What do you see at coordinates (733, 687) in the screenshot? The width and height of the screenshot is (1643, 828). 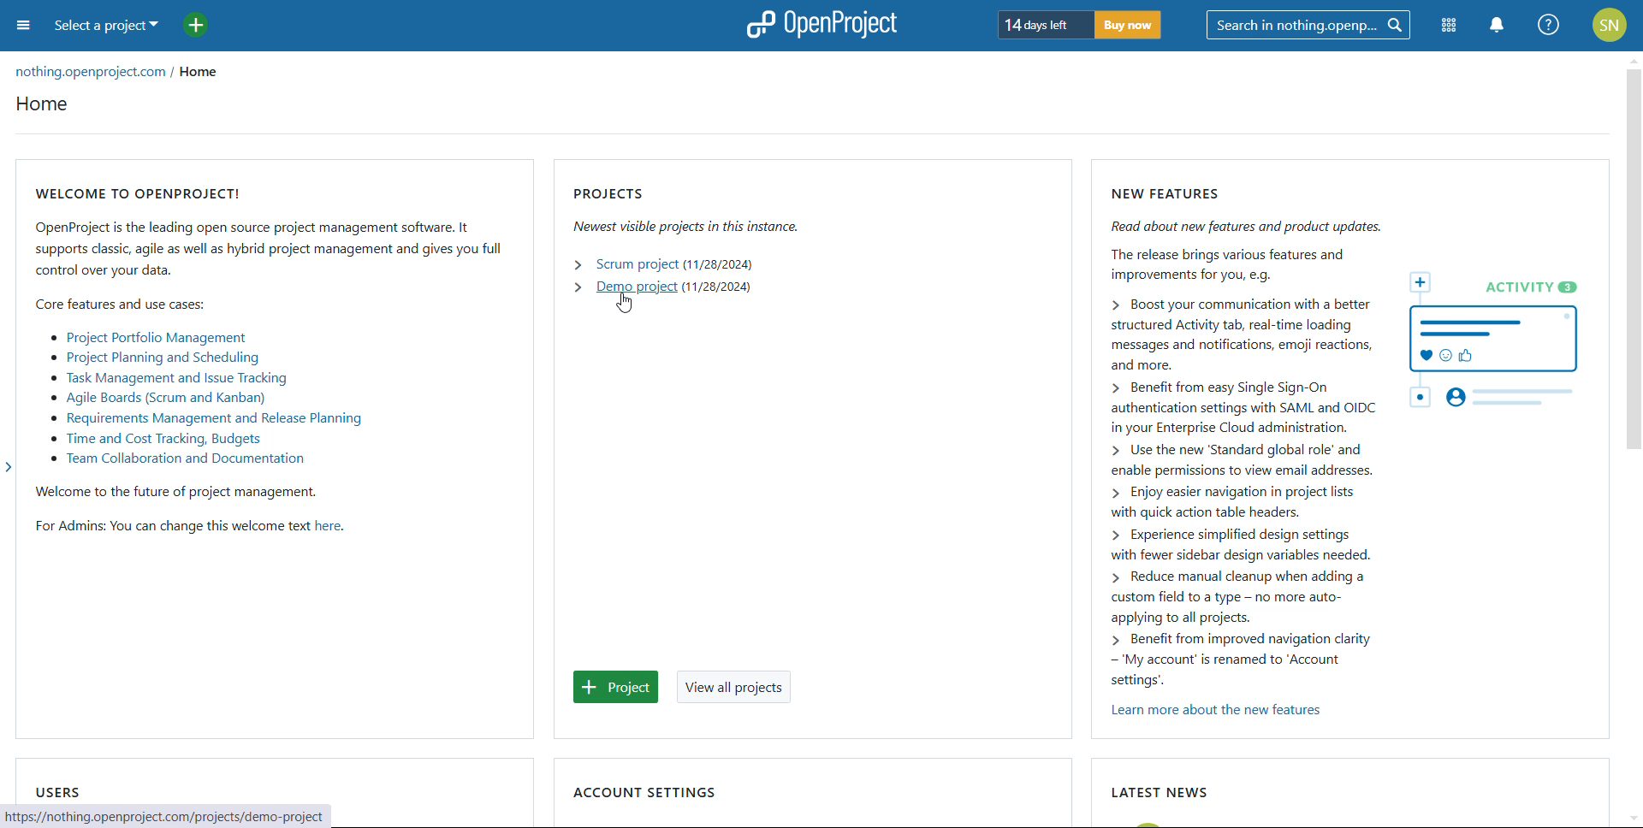 I see `view all projects` at bounding box center [733, 687].